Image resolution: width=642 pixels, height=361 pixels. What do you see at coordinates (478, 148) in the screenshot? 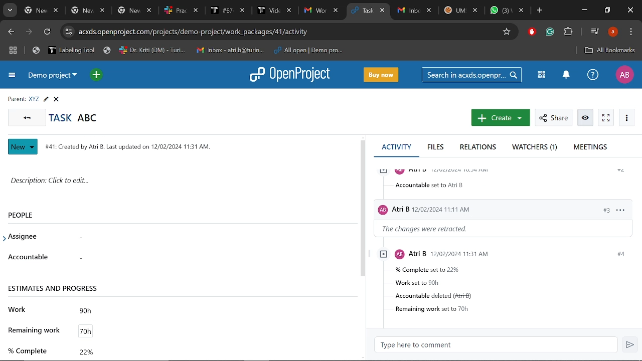
I see `Relations` at bounding box center [478, 148].